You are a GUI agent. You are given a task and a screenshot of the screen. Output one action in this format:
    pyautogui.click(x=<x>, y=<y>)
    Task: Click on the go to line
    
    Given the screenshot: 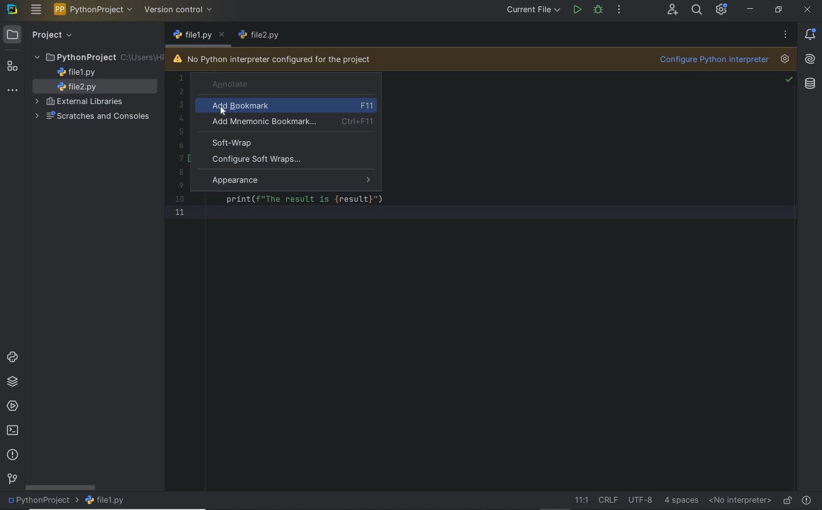 What is the action you would take?
    pyautogui.click(x=580, y=500)
    